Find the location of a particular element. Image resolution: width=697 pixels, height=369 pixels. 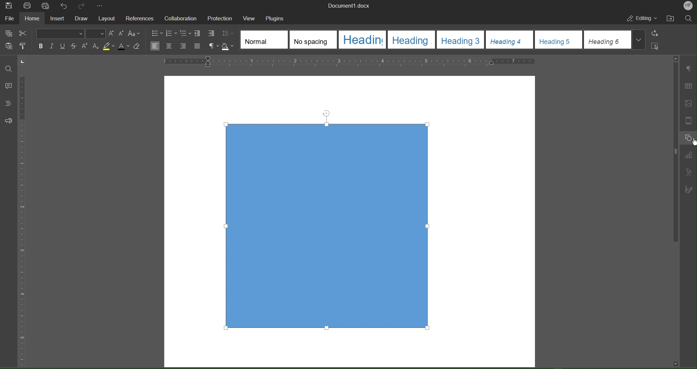

Quick Print is located at coordinates (45, 6).